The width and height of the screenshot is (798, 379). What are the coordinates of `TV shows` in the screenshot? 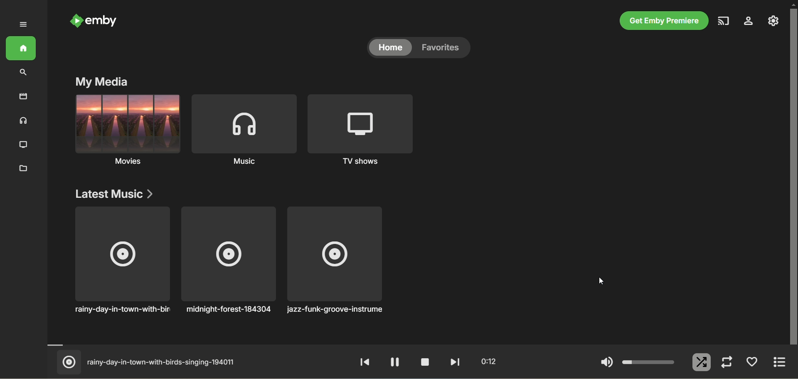 It's located at (359, 129).